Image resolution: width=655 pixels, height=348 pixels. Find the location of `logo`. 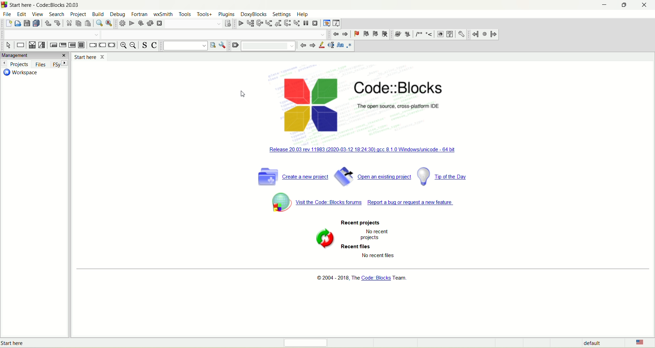

logo is located at coordinates (302, 104).